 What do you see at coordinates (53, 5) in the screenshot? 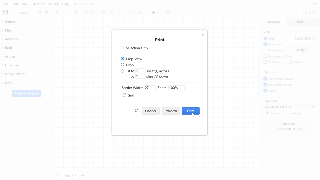
I see `Extras` at bounding box center [53, 5].